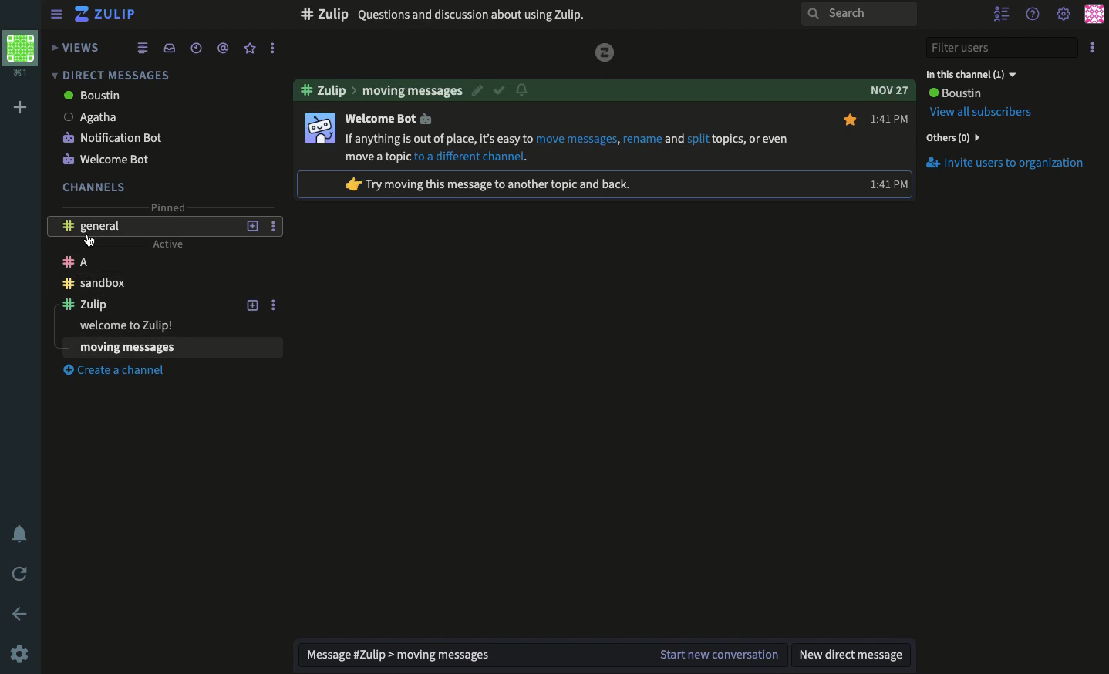  Describe the element at coordinates (642, 139) in the screenshot. I see `rename` at that location.